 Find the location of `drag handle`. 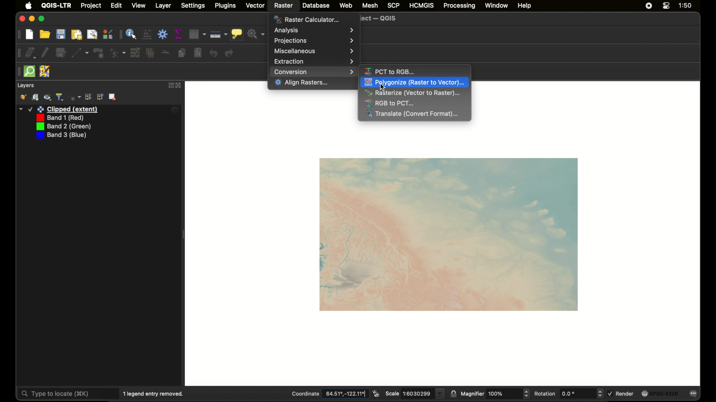

drag handle is located at coordinates (18, 71).